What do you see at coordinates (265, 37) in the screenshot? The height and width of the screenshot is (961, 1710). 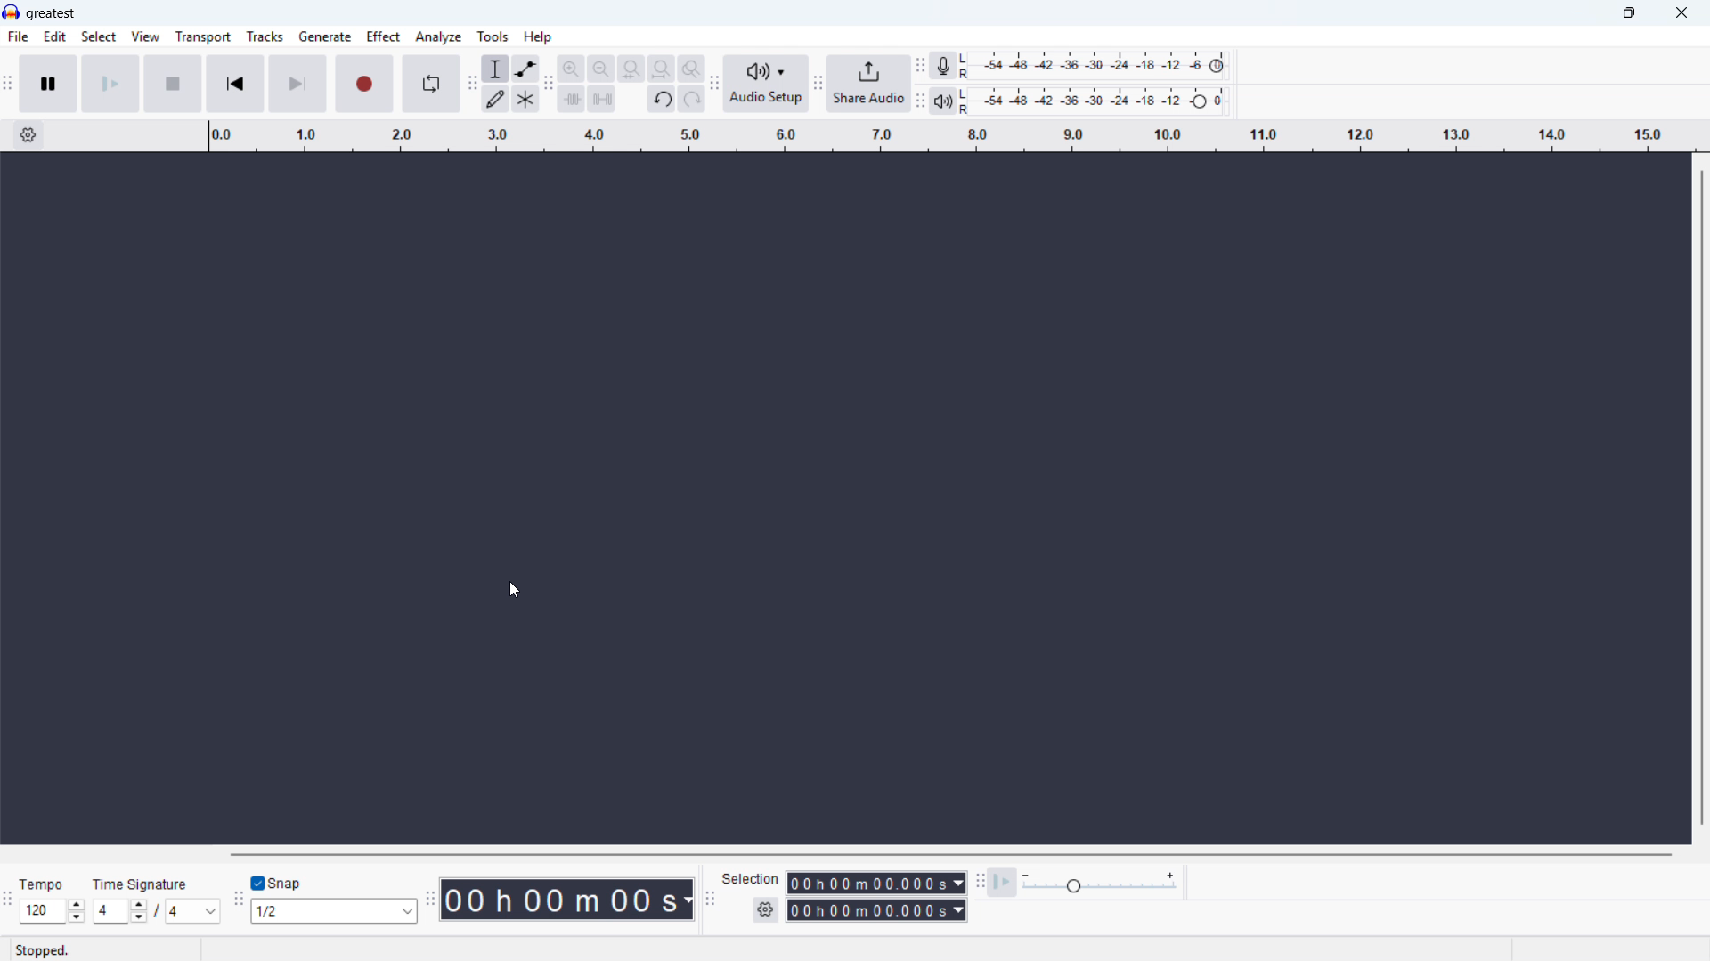 I see `Tracks ` at bounding box center [265, 37].